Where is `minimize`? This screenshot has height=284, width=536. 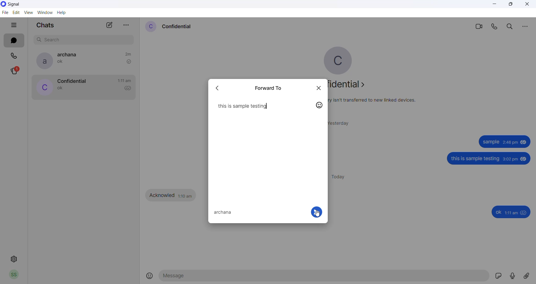
minimize is located at coordinates (495, 6).